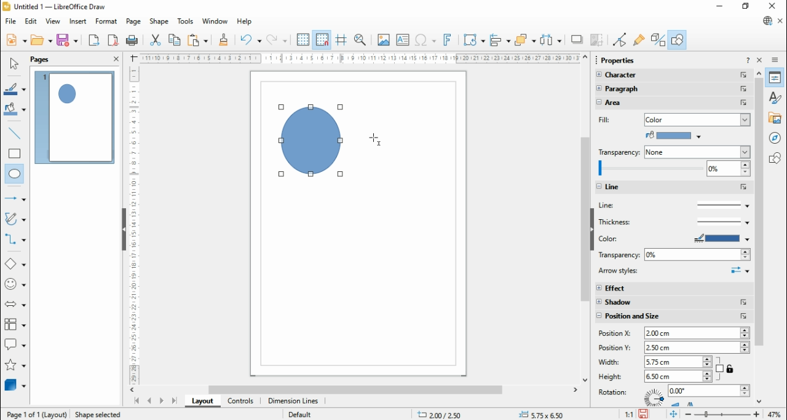 The height and width of the screenshot is (420, 787). Describe the element at coordinates (15, 239) in the screenshot. I see `connectors` at that location.